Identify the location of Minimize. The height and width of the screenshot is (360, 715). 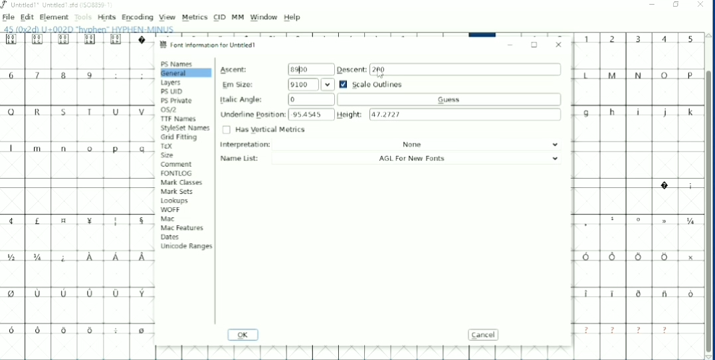
(653, 5).